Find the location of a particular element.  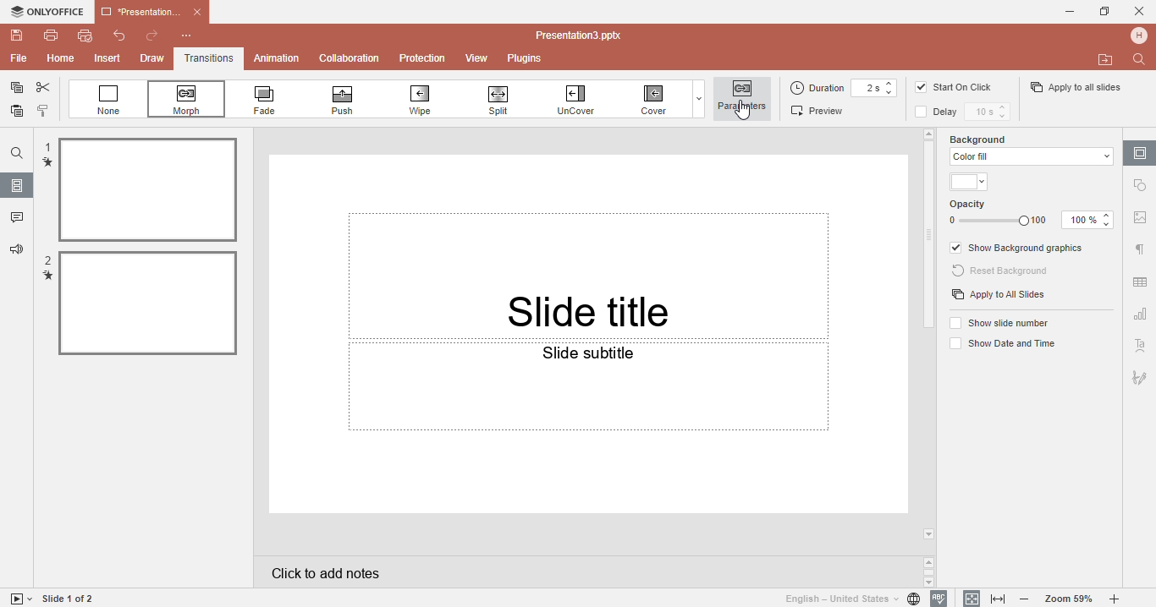

Dropdown is located at coordinates (696, 99).